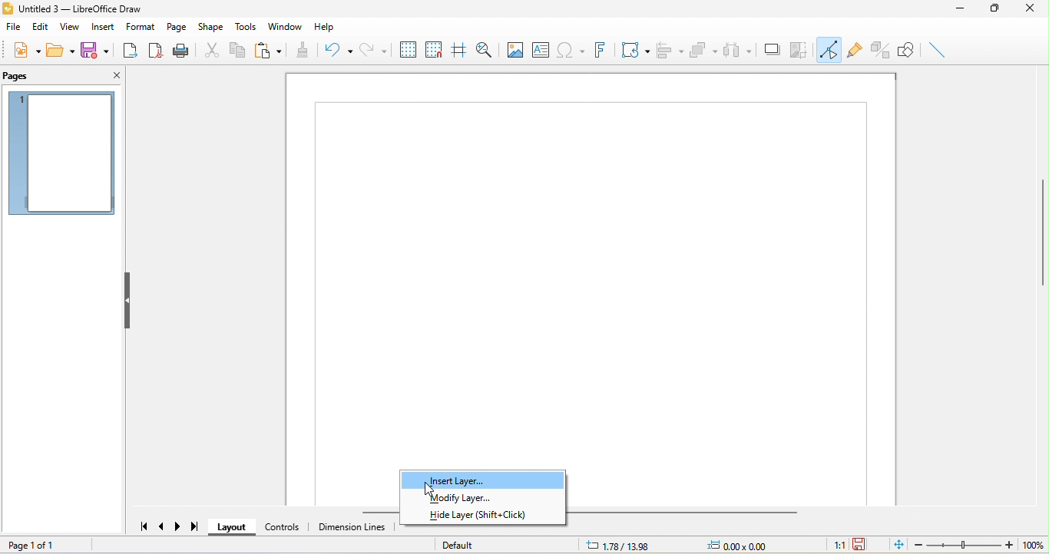  Describe the element at coordinates (65, 154) in the screenshot. I see `page 1` at that location.